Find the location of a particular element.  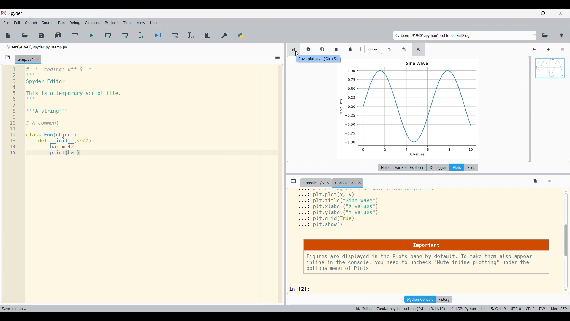

Zoom in is located at coordinates (404, 50).